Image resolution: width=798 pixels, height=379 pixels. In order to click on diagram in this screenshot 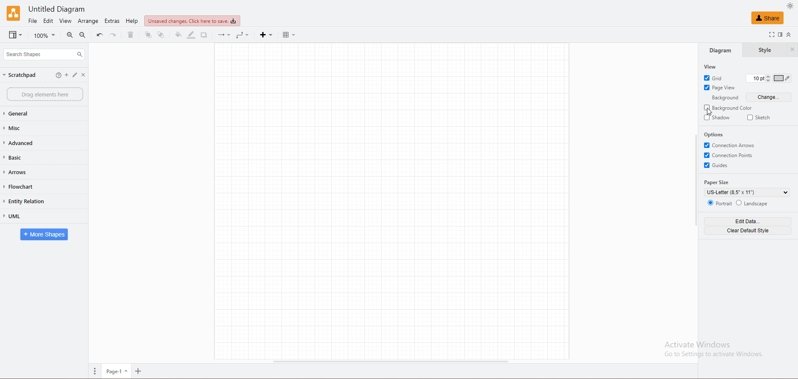, I will do `click(719, 50)`.